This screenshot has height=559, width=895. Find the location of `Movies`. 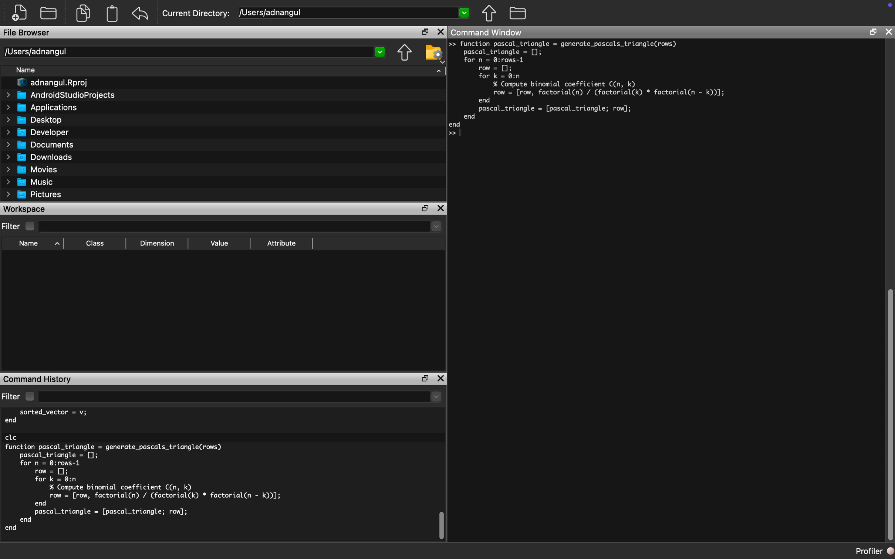

Movies is located at coordinates (32, 170).